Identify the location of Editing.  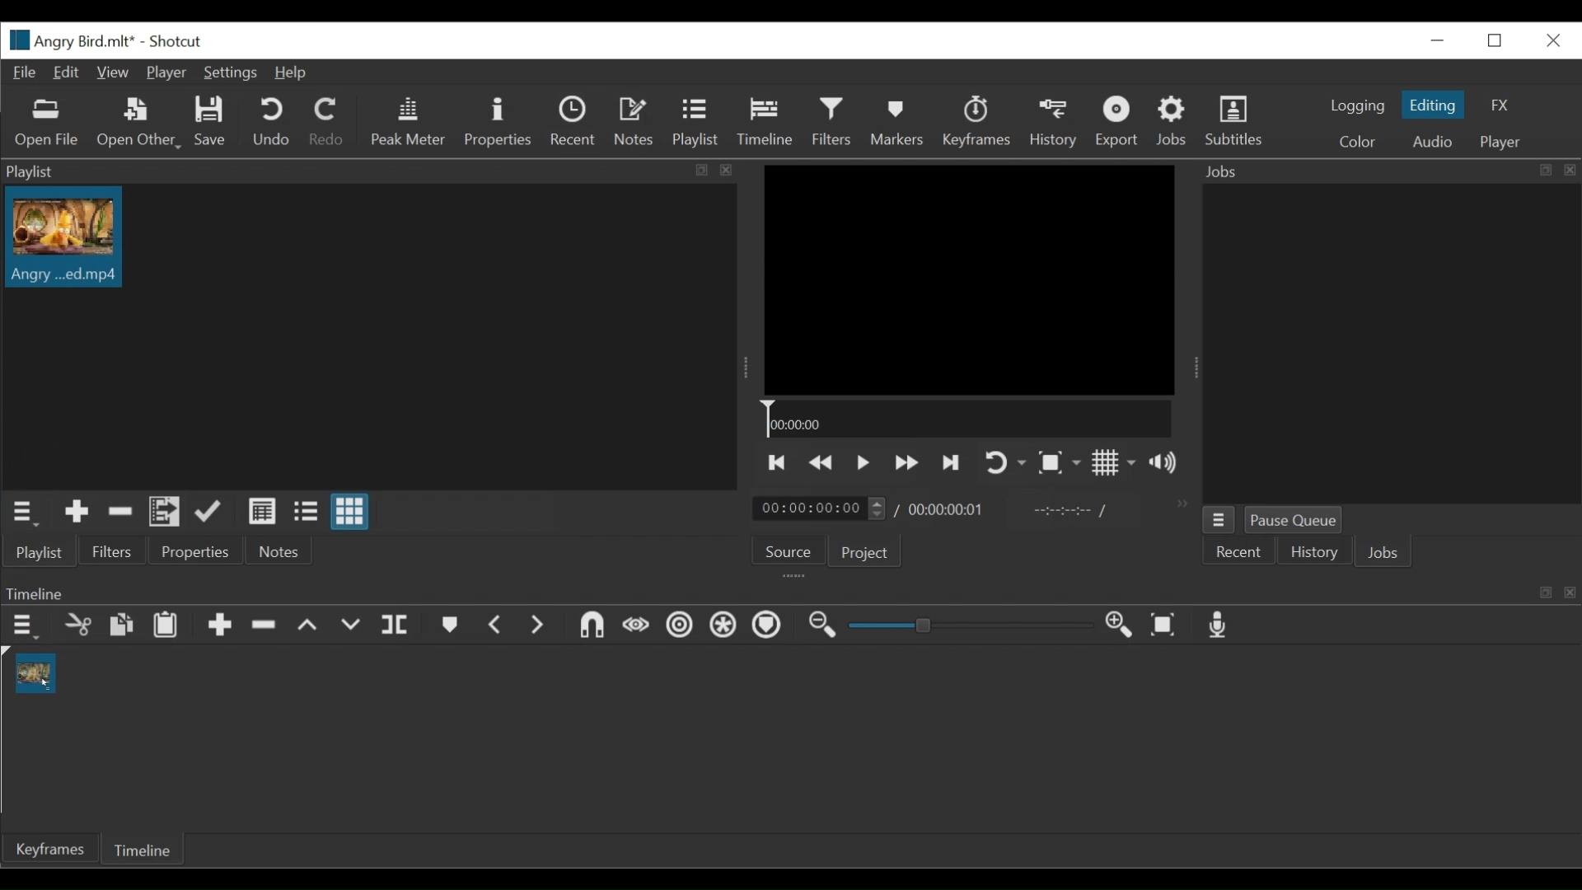
(1435, 105).